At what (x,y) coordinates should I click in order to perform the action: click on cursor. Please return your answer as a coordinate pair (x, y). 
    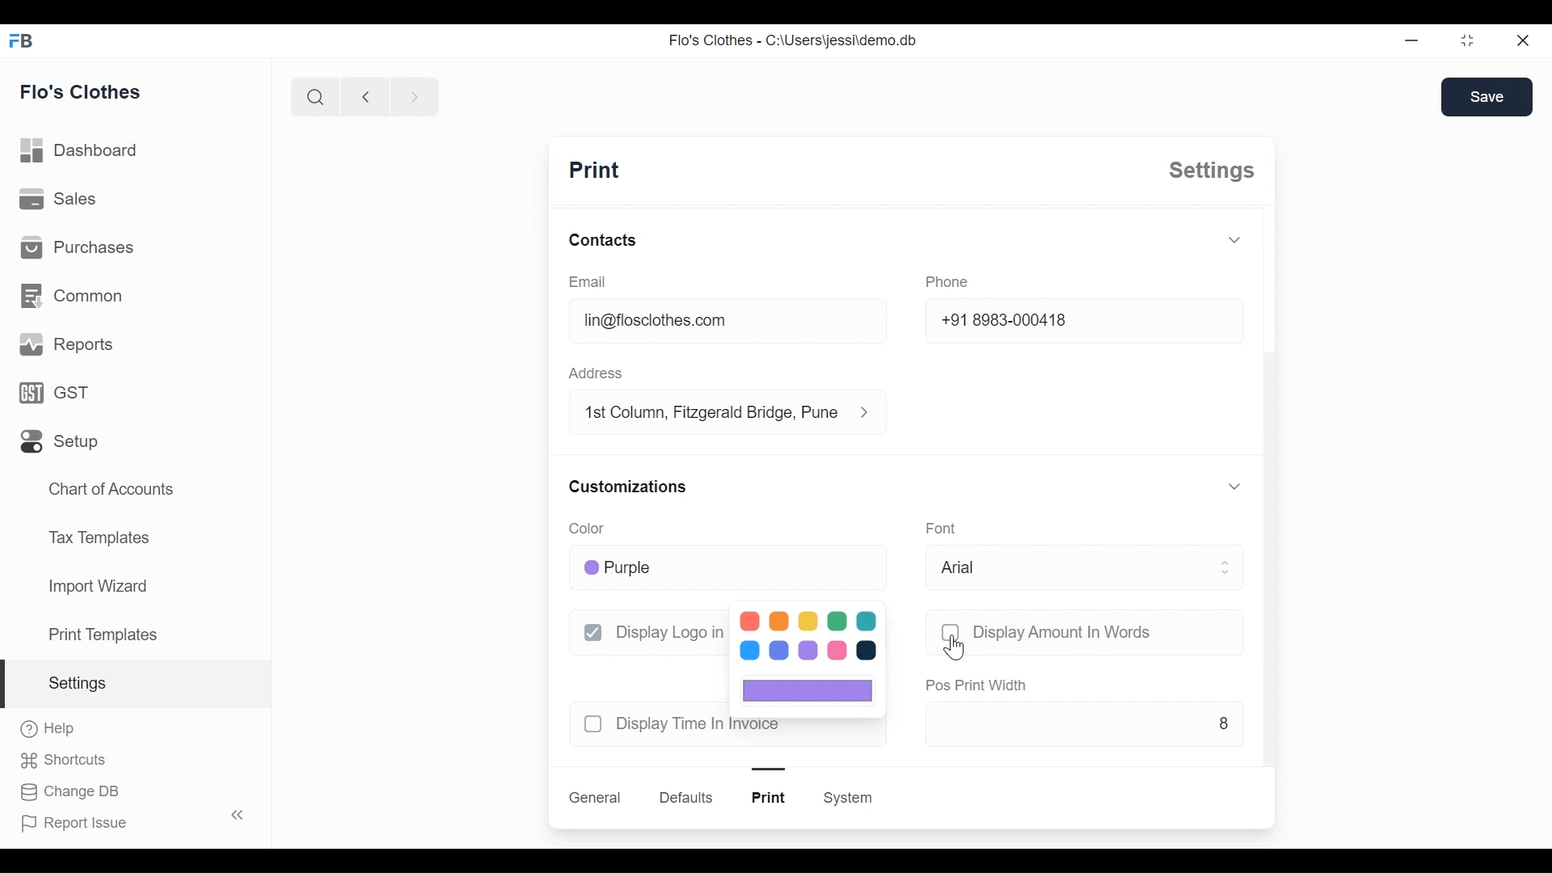
    Looking at the image, I should click on (954, 648).